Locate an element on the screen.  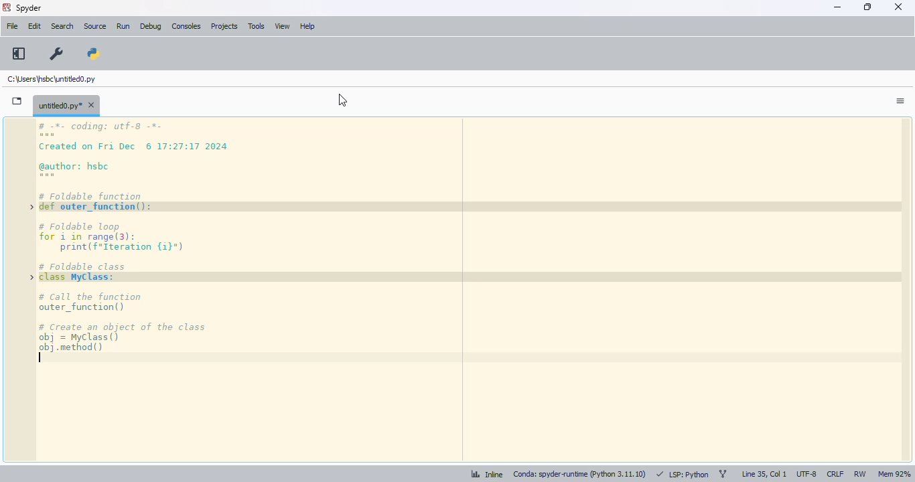
RW is located at coordinates (859, 474).